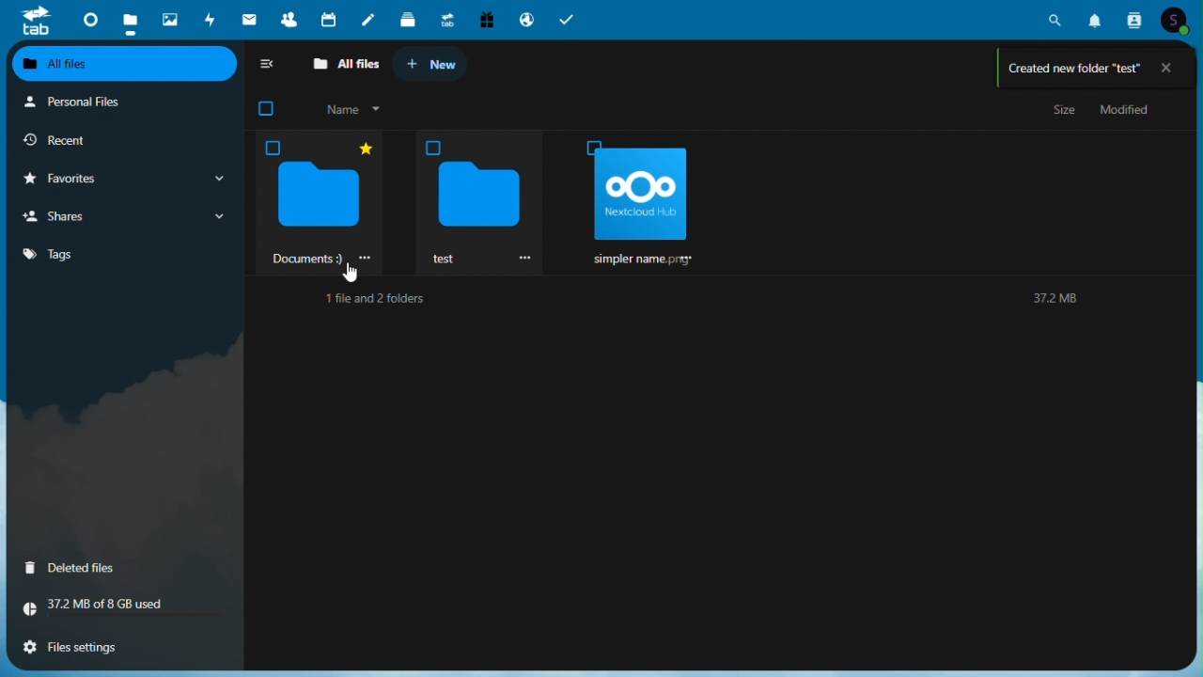 Image resolution: width=1203 pixels, height=677 pixels. I want to click on Calendar, so click(331, 18).